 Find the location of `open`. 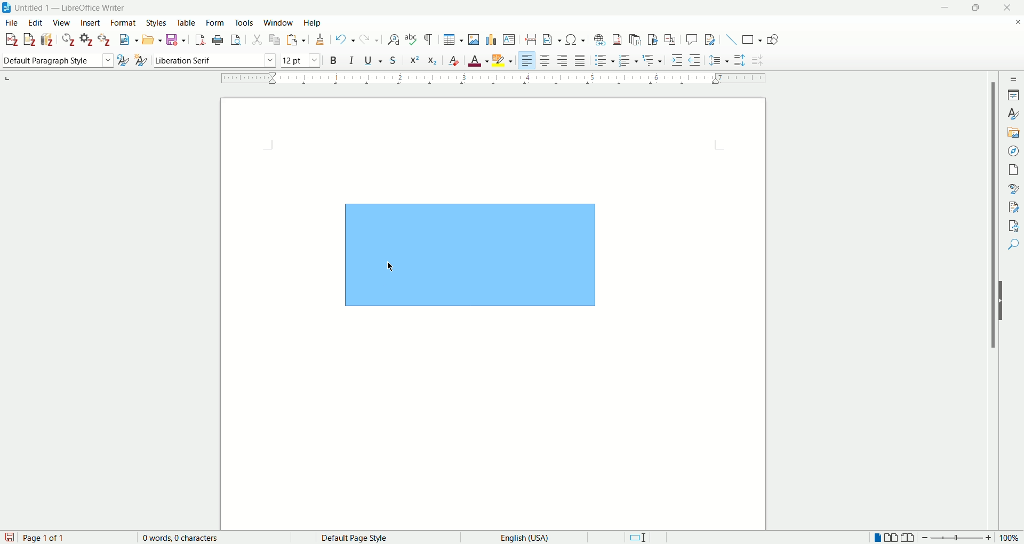

open is located at coordinates (151, 41).